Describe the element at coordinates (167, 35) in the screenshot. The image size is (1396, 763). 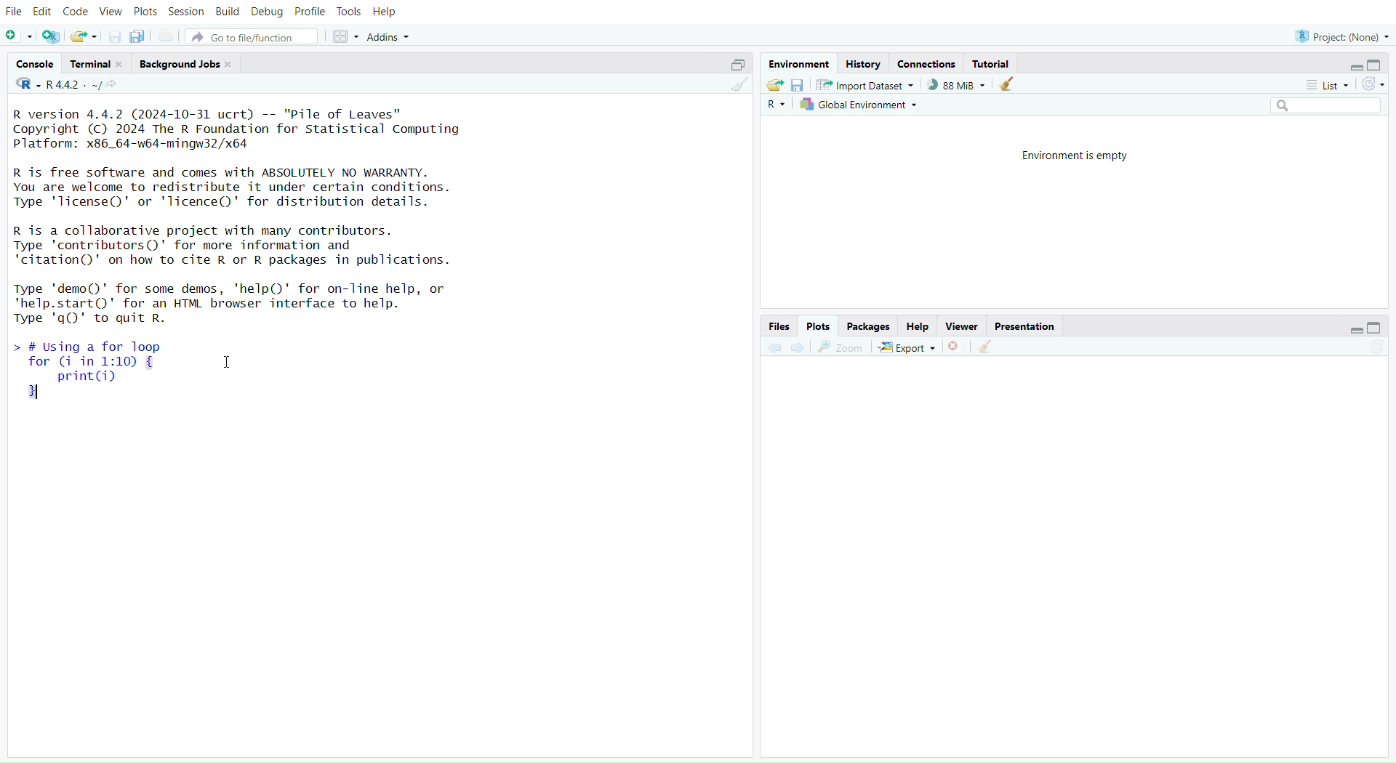
I see `print current file` at that location.